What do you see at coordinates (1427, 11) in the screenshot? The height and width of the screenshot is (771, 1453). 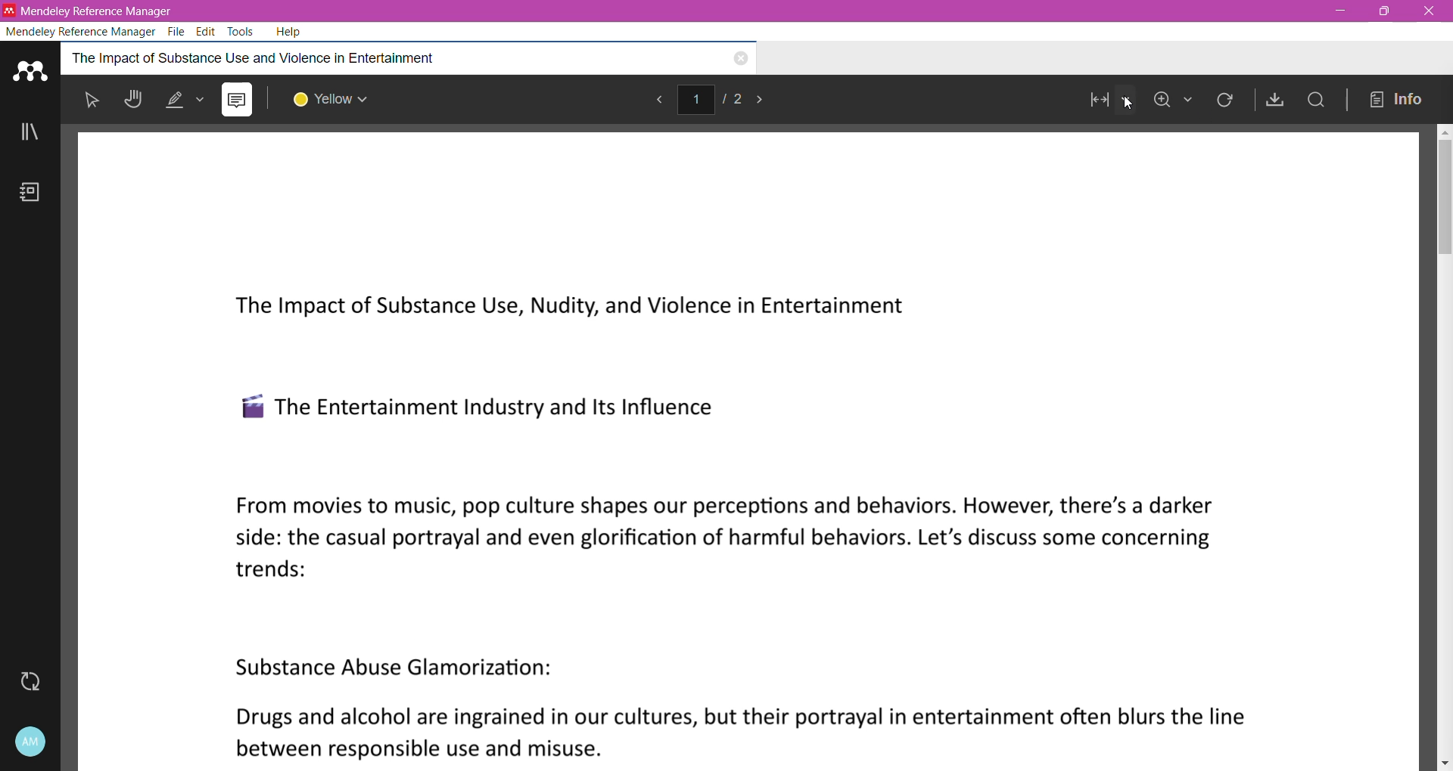 I see `Close` at bounding box center [1427, 11].